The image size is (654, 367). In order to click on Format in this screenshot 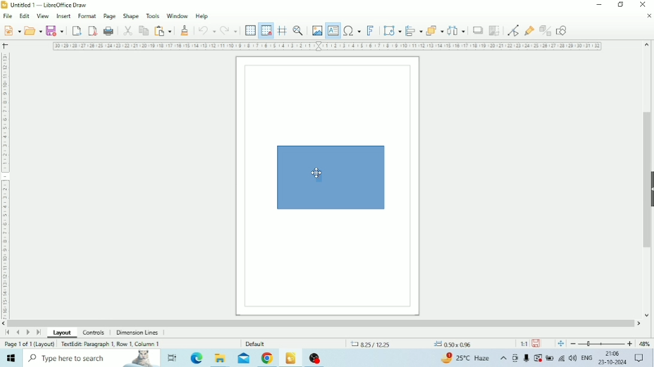, I will do `click(87, 16)`.